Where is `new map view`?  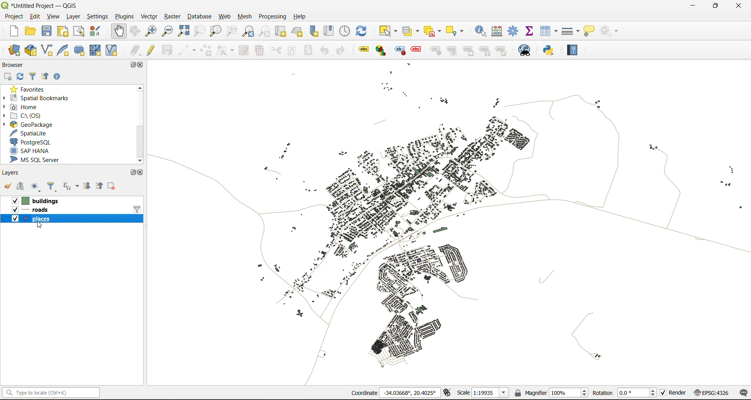 new map view is located at coordinates (281, 31).